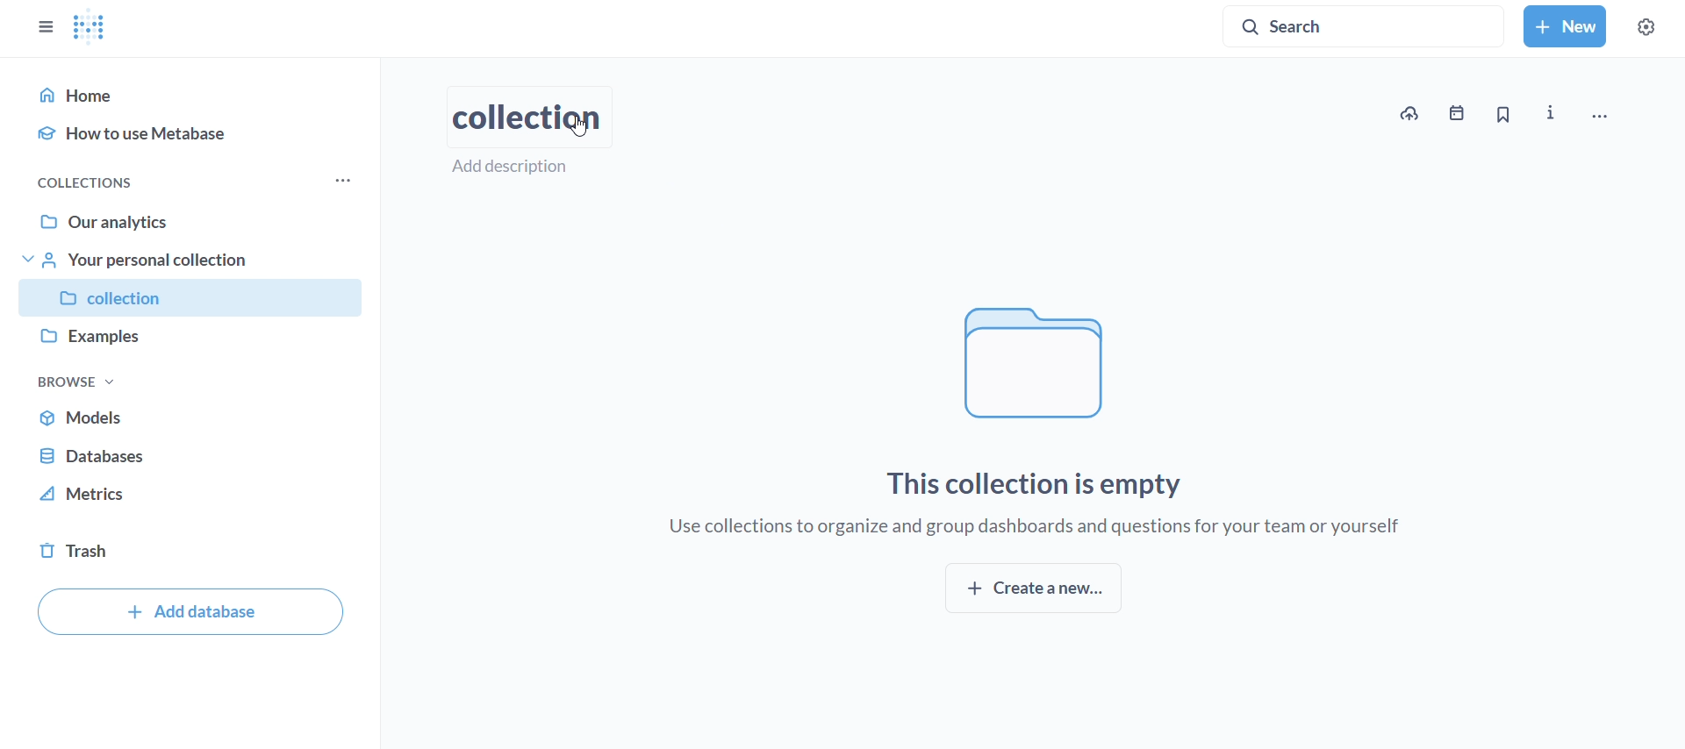 The height and width of the screenshot is (749, 1685). What do you see at coordinates (1615, 110) in the screenshot?
I see `move, trash and more` at bounding box center [1615, 110].